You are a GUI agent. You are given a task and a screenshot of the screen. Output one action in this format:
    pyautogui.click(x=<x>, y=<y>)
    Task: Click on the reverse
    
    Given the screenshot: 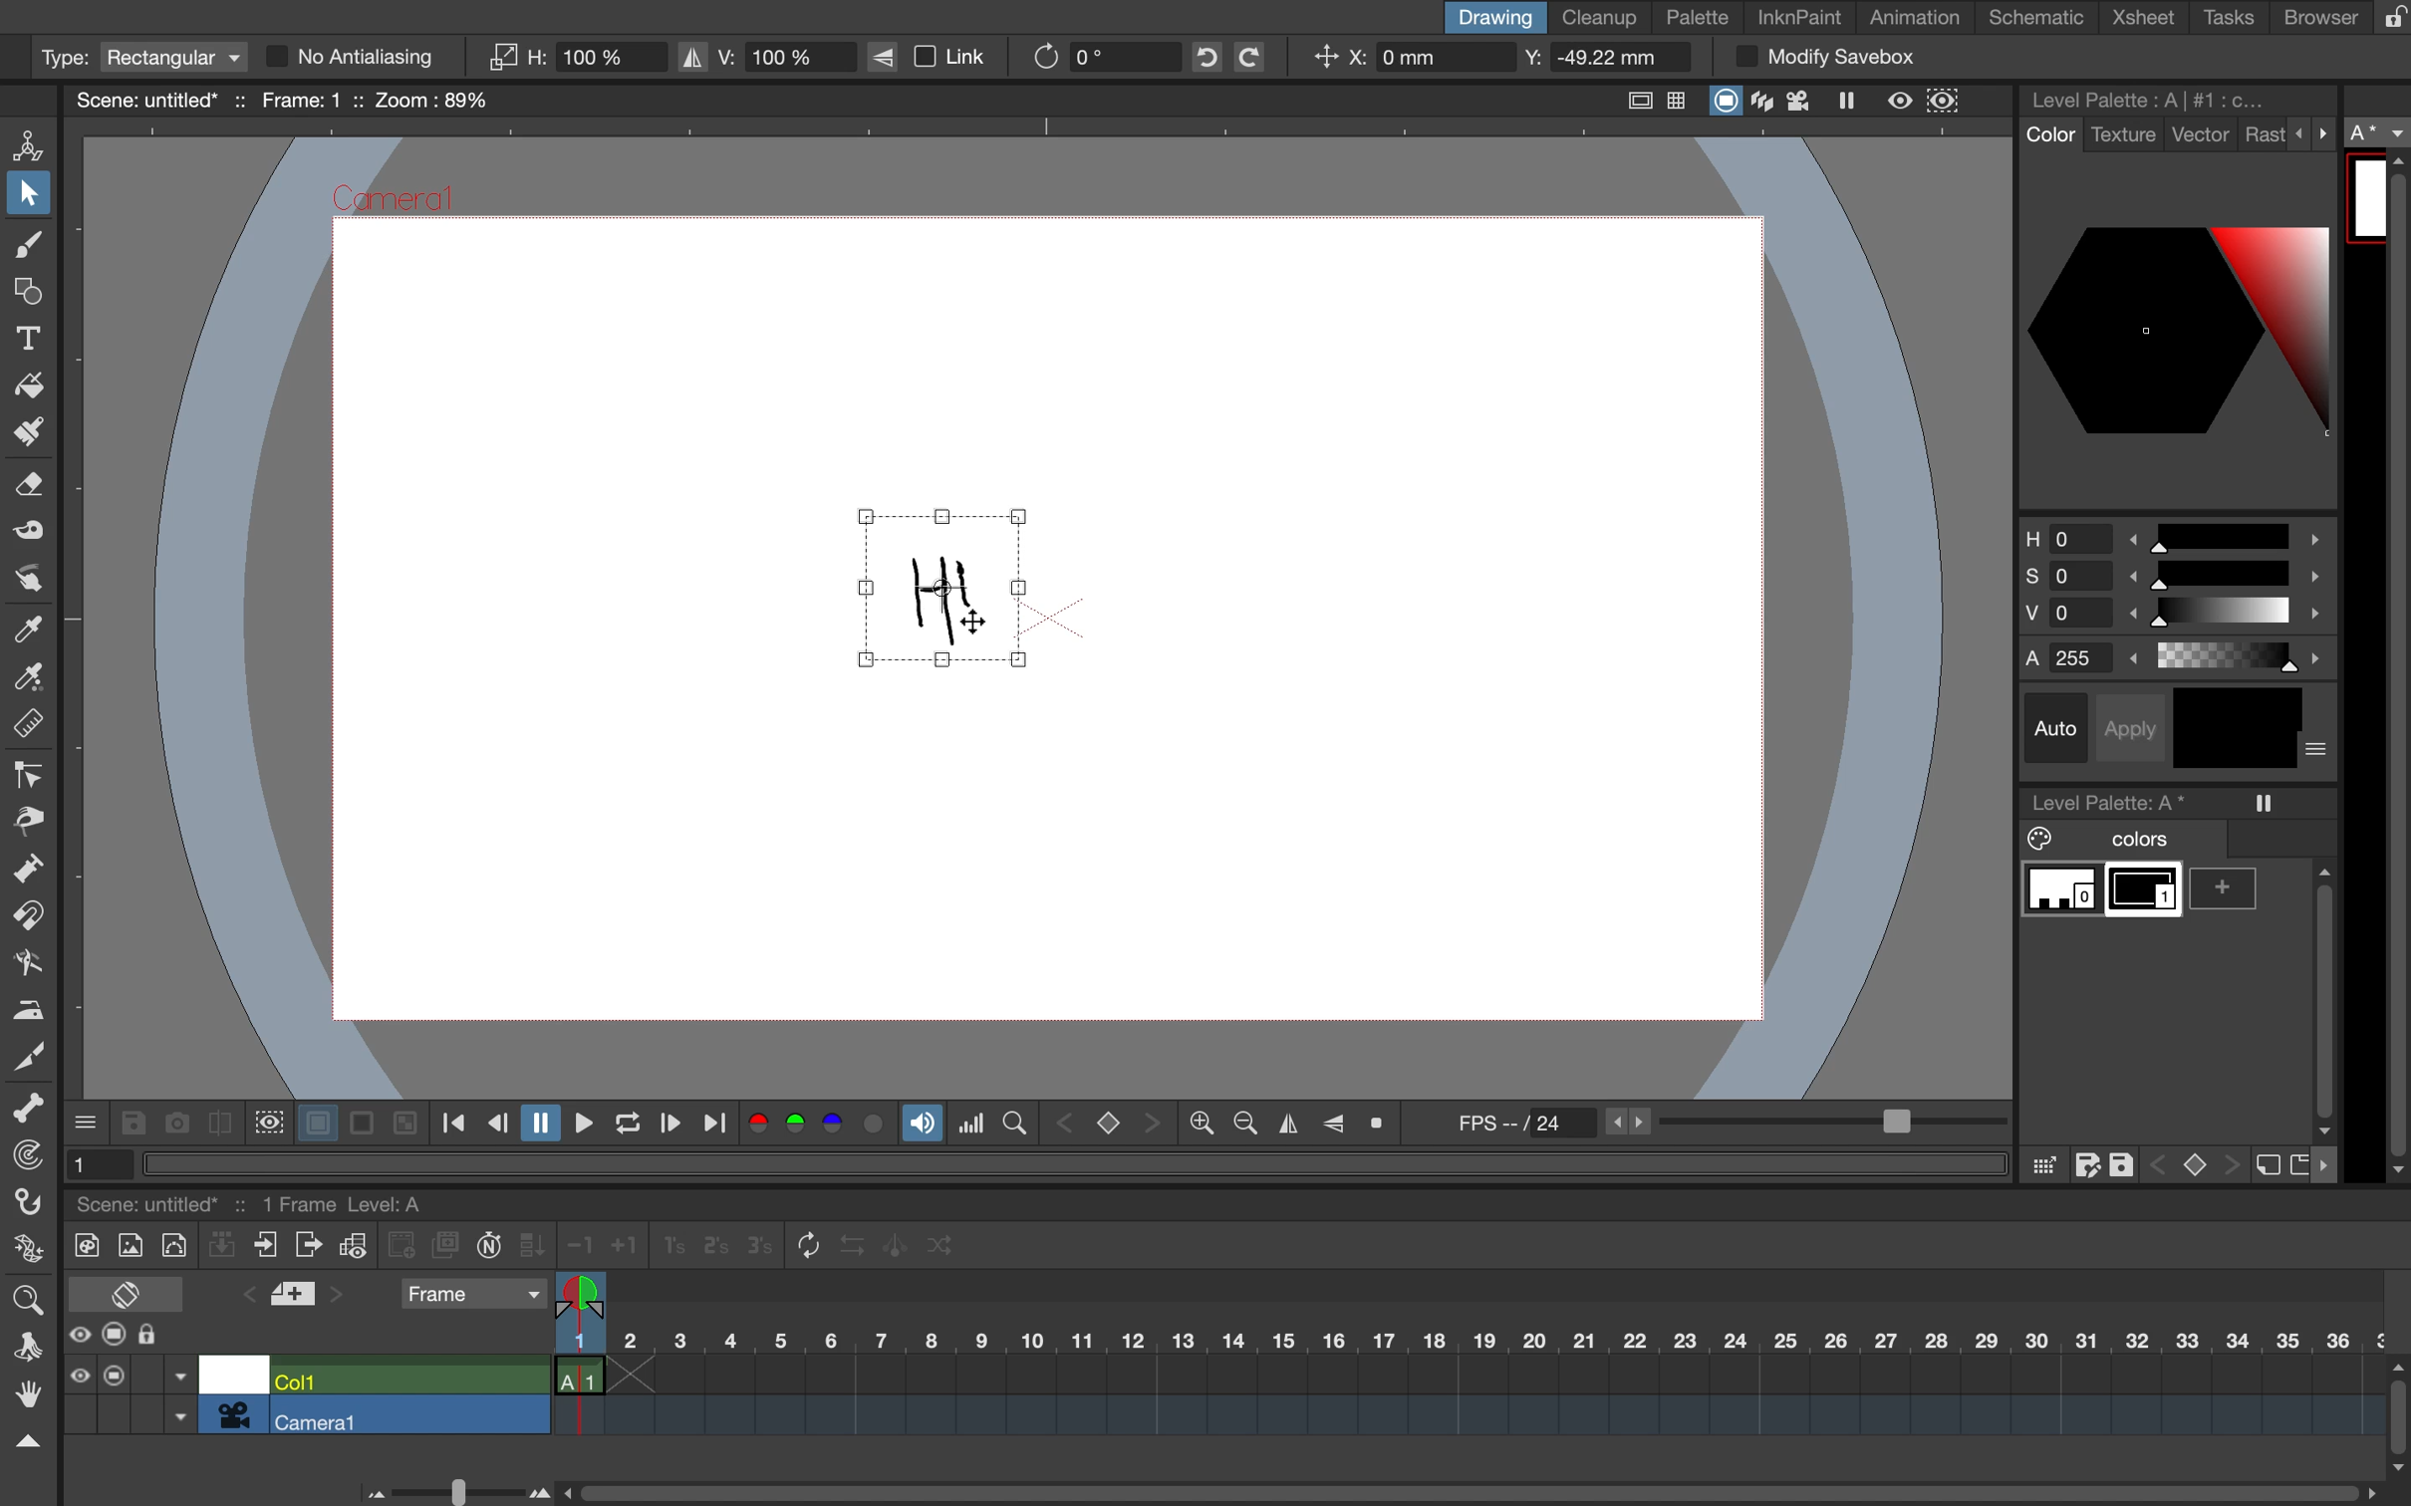 What is the action you would take?
    pyautogui.click(x=852, y=1246)
    